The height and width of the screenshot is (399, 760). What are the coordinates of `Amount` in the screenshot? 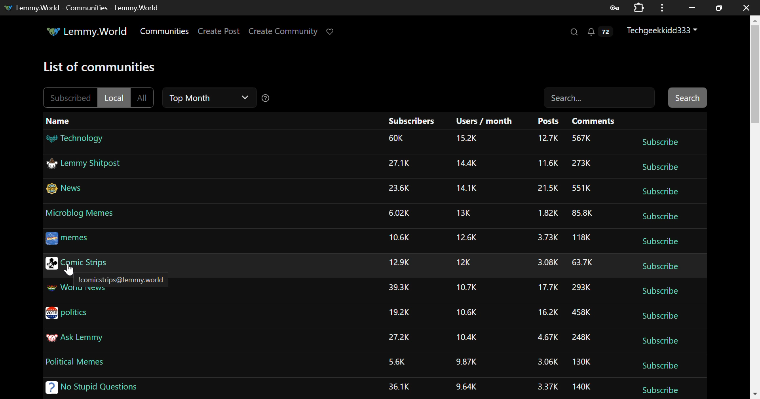 It's located at (543, 213).